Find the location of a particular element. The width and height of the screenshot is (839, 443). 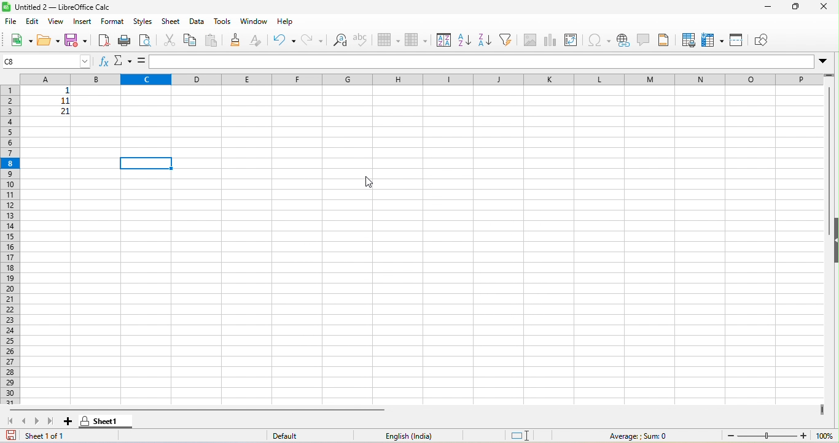

chart is located at coordinates (557, 40).